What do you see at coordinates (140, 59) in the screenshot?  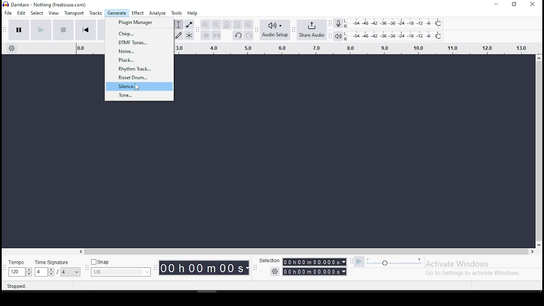 I see `pluck` at bounding box center [140, 59].